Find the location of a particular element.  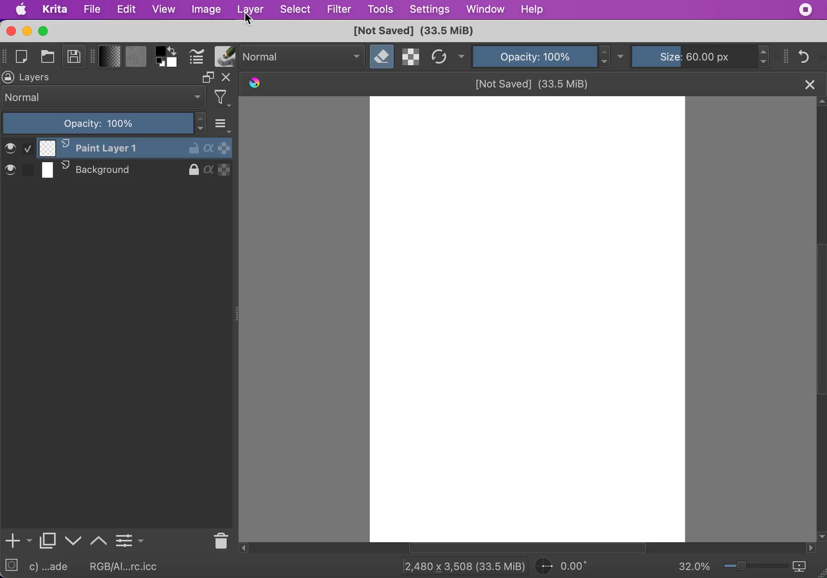

move layer or mask down is located at coordinates (74, 541).